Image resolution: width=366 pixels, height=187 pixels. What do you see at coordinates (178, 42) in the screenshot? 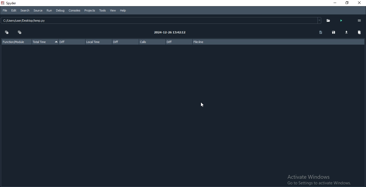
I see `diff` at bounding box center [178, 42].